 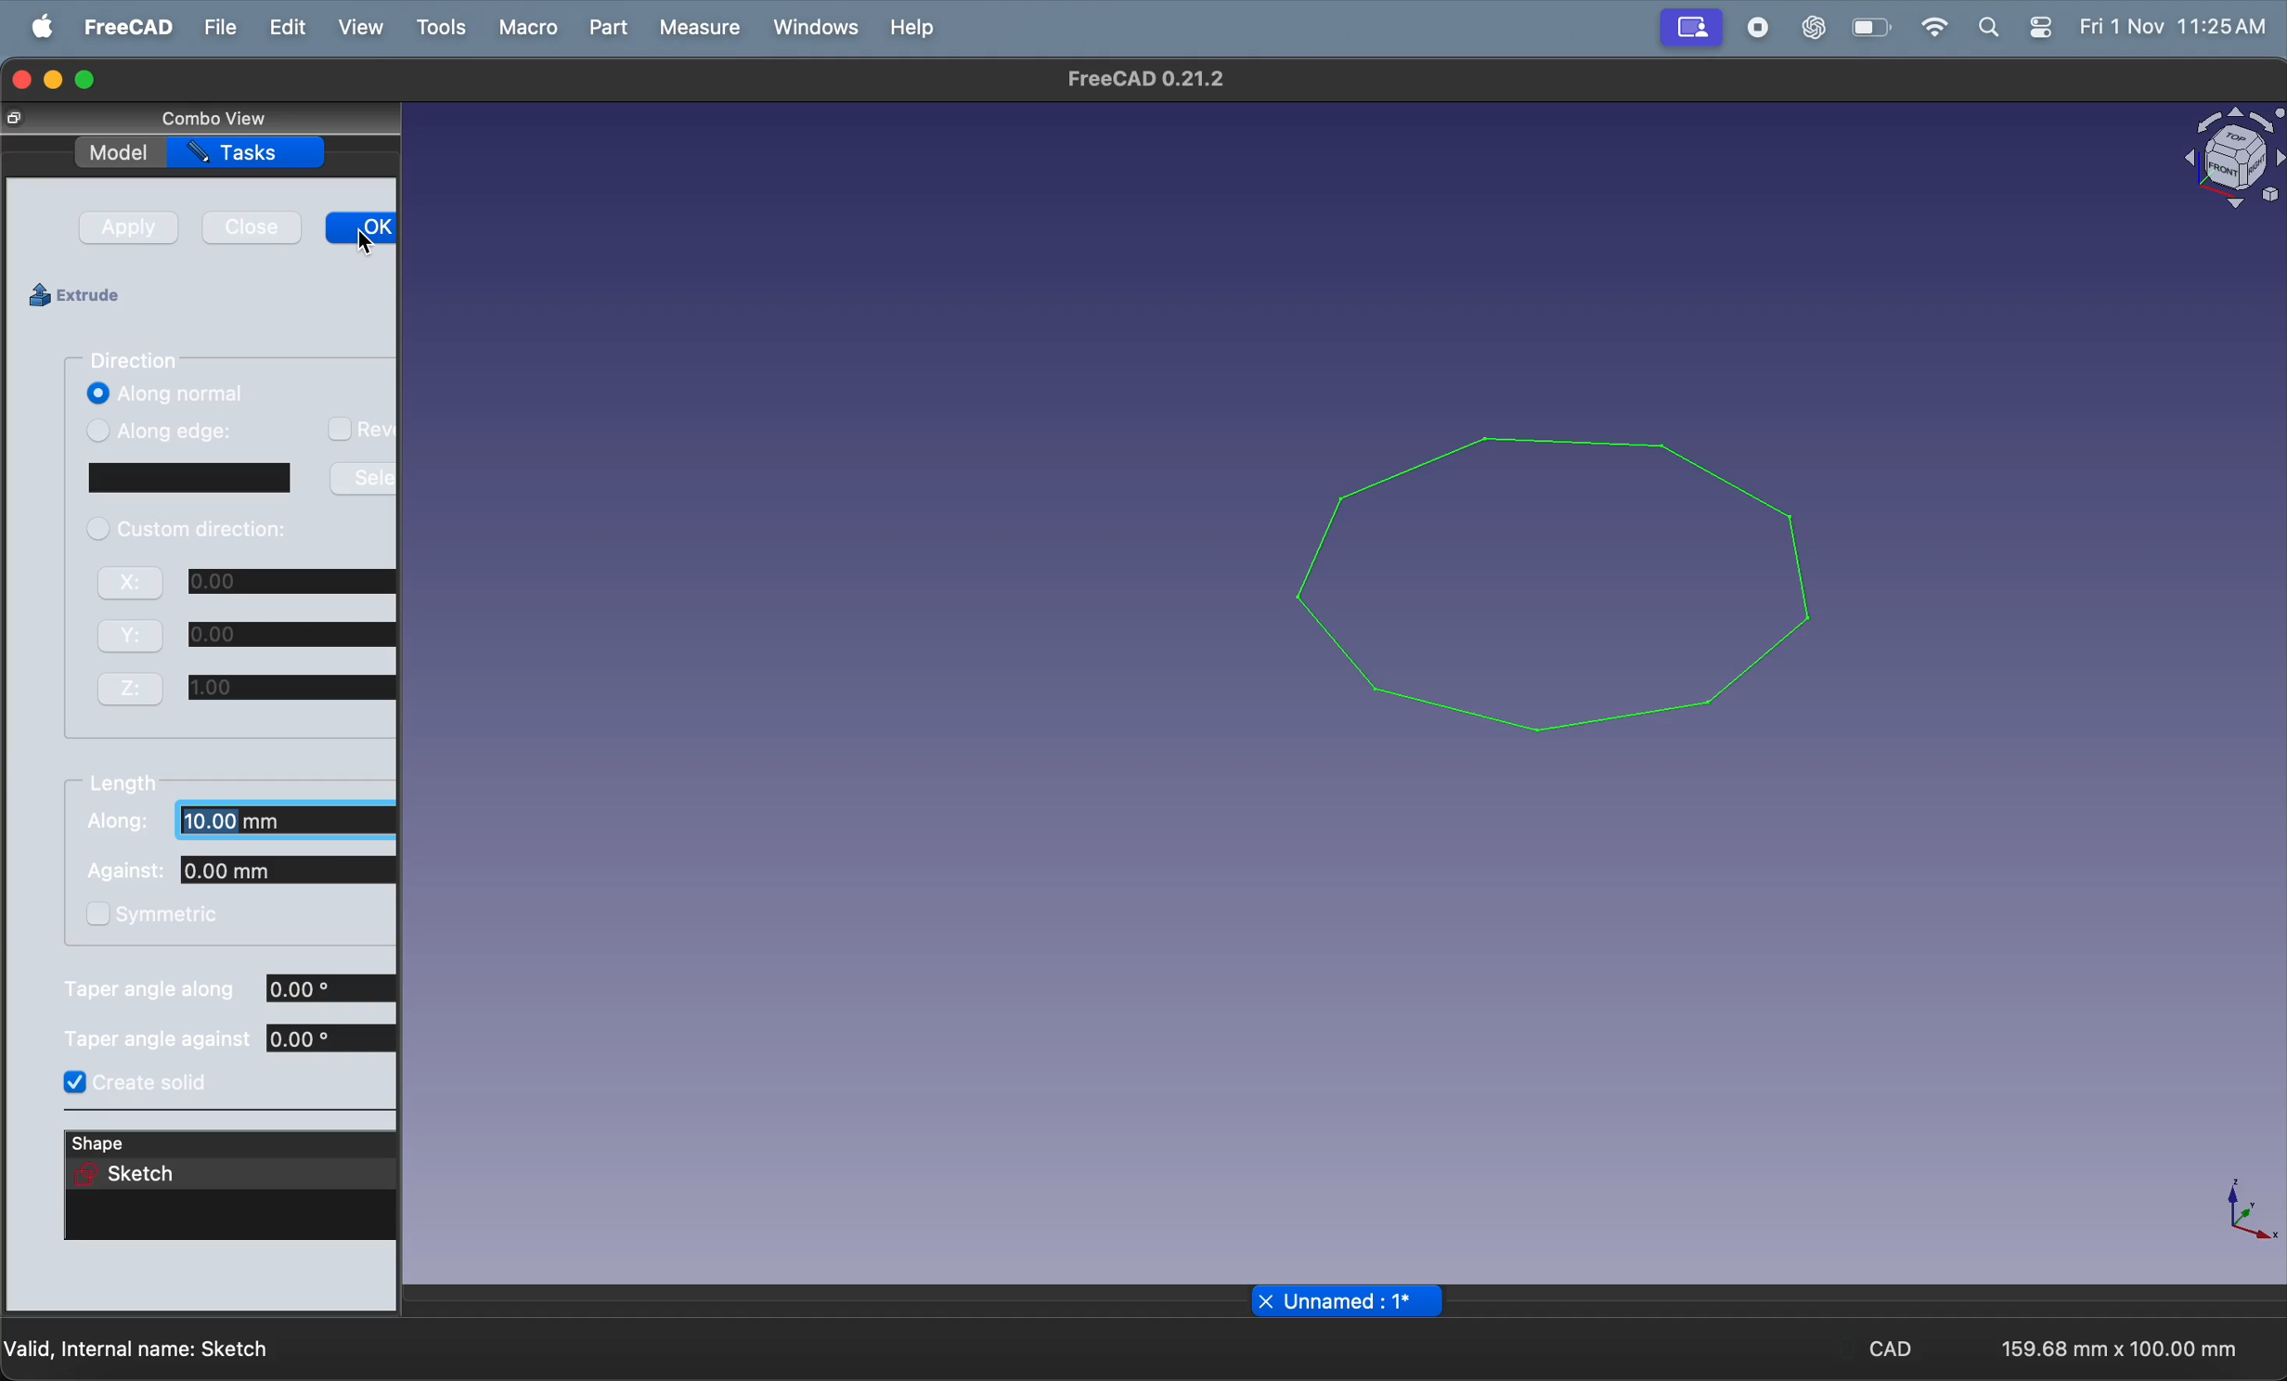 What do you see at coordinates (367, 244) in the screenshot?
I see `cursor` at bounding box center [367, 244].